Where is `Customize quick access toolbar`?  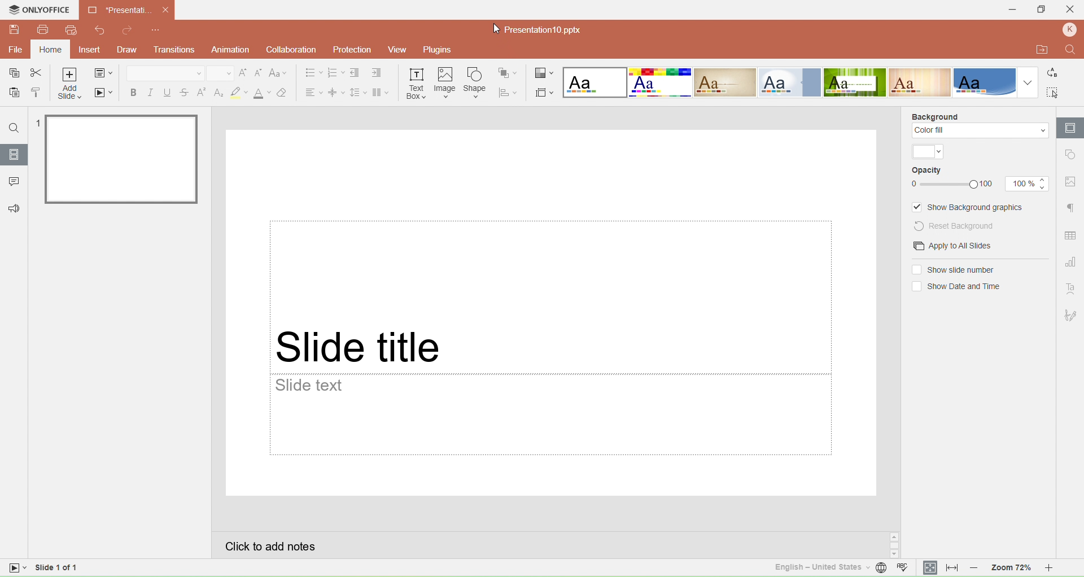
Customize quick access toolbar is located at coordinates (156, 30).